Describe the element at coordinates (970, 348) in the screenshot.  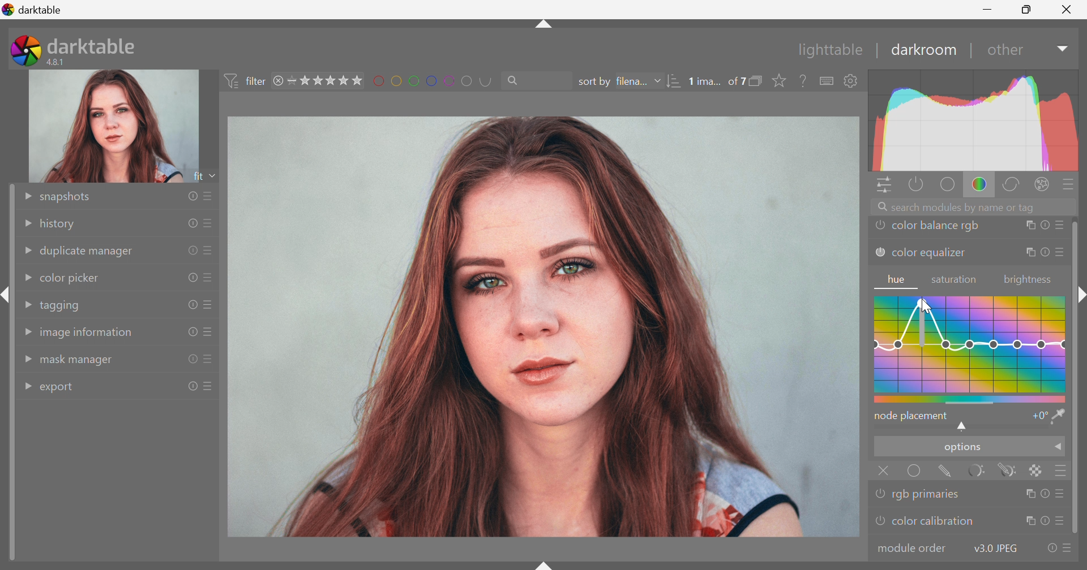
I see `hue` at that location.